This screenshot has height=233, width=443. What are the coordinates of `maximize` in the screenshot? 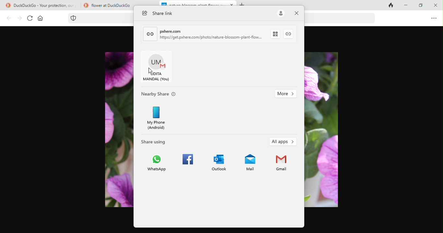 It's located at (419, 7).